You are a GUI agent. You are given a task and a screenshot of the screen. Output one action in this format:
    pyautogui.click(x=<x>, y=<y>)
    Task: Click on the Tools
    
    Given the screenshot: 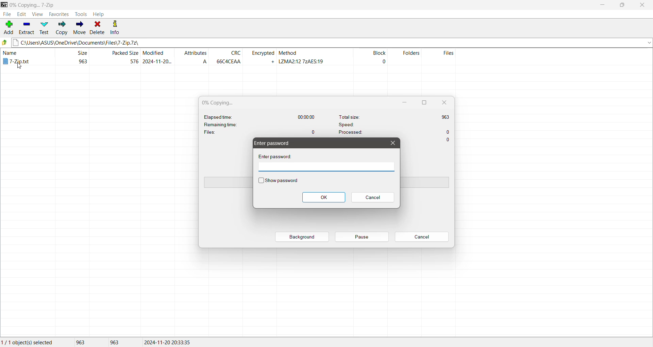 What is the action you would take?
    pyautogui.click(x=82, y=14)
    